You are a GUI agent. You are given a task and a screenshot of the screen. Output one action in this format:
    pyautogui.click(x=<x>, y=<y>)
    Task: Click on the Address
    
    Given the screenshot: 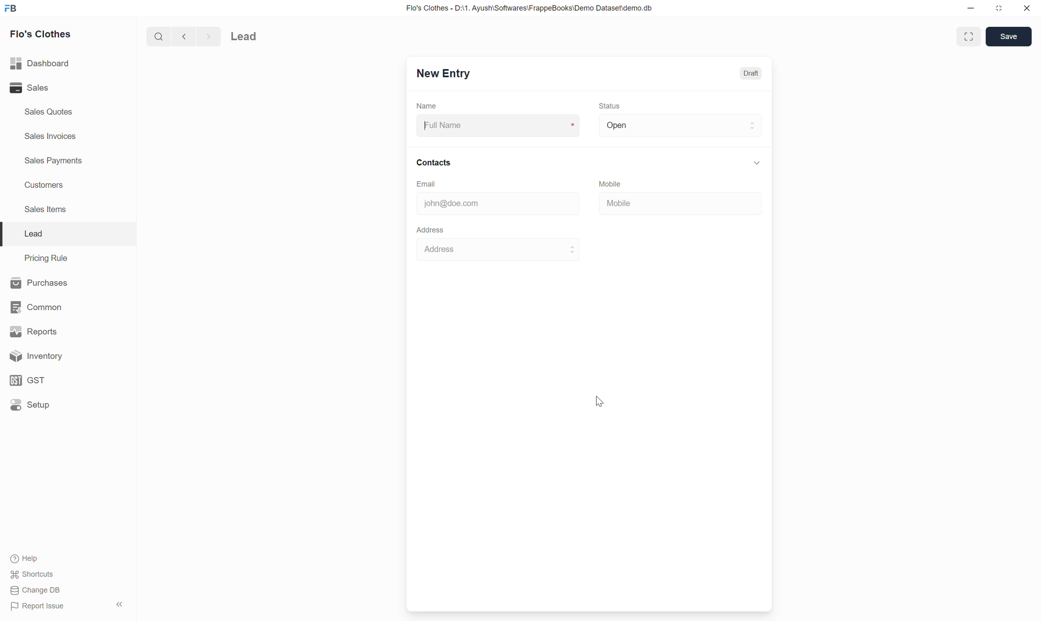 What is the action you would take?
    pyautogui.click(x=429, y=229)
    